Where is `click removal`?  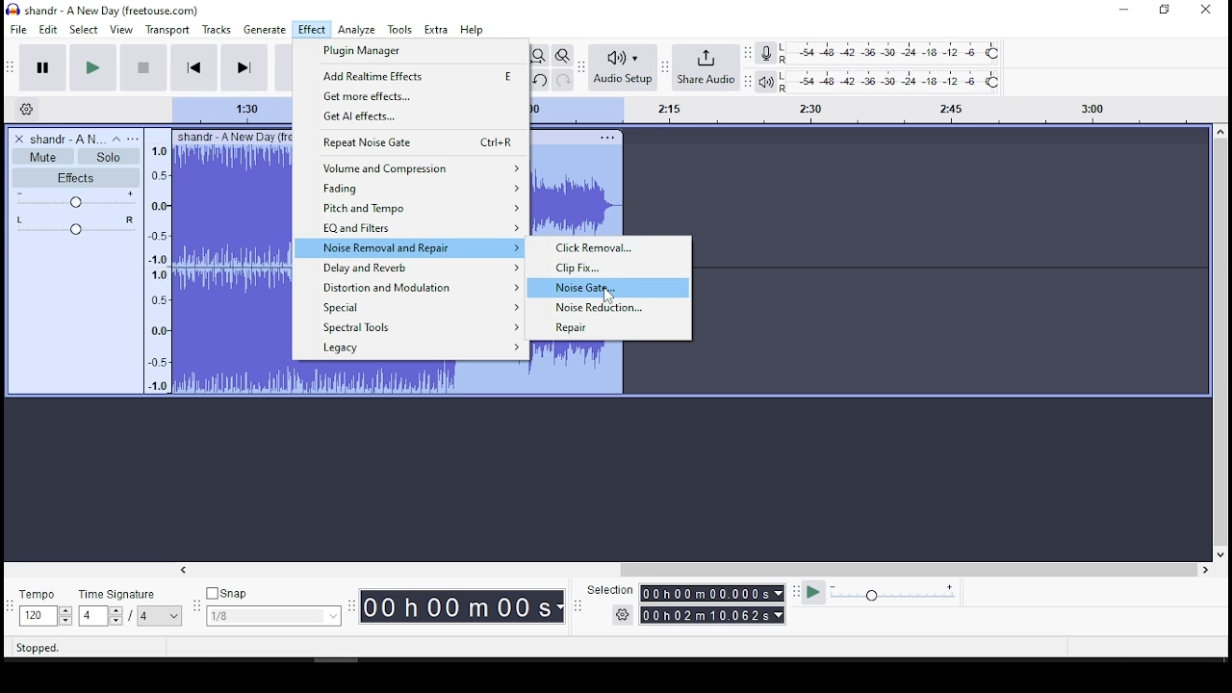
click removal is located at coordinates (612, 248).